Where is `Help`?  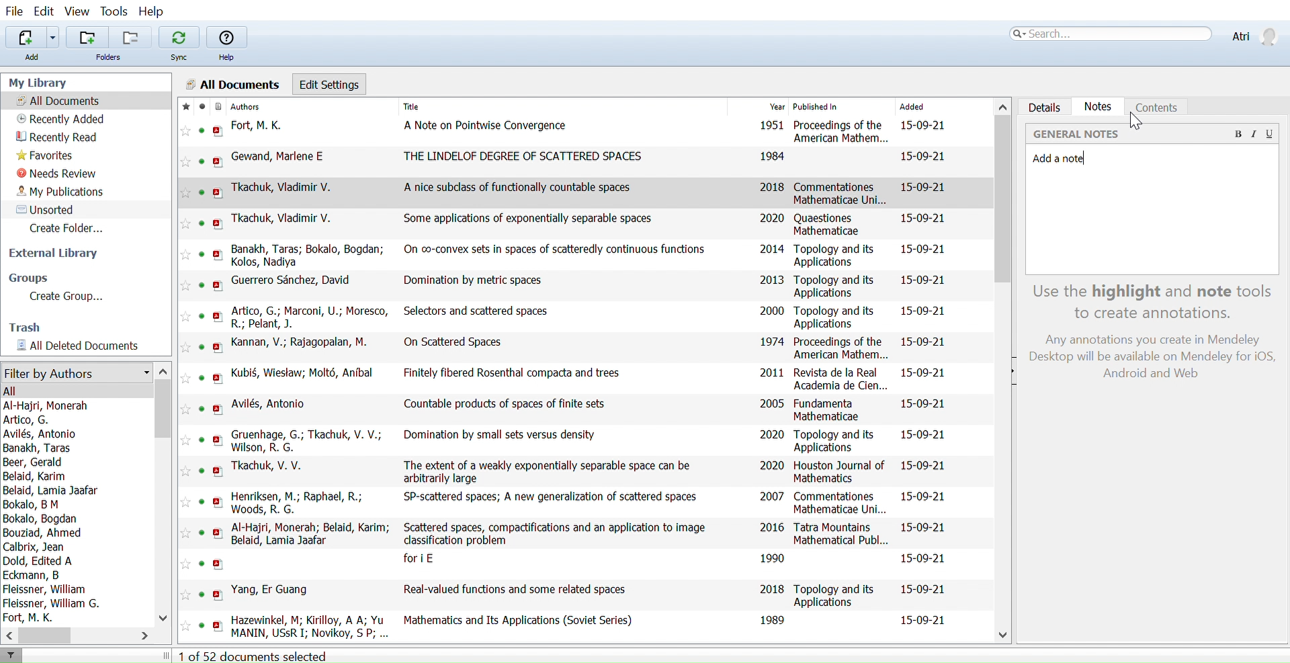
Help is located at coordinates (228, 58).